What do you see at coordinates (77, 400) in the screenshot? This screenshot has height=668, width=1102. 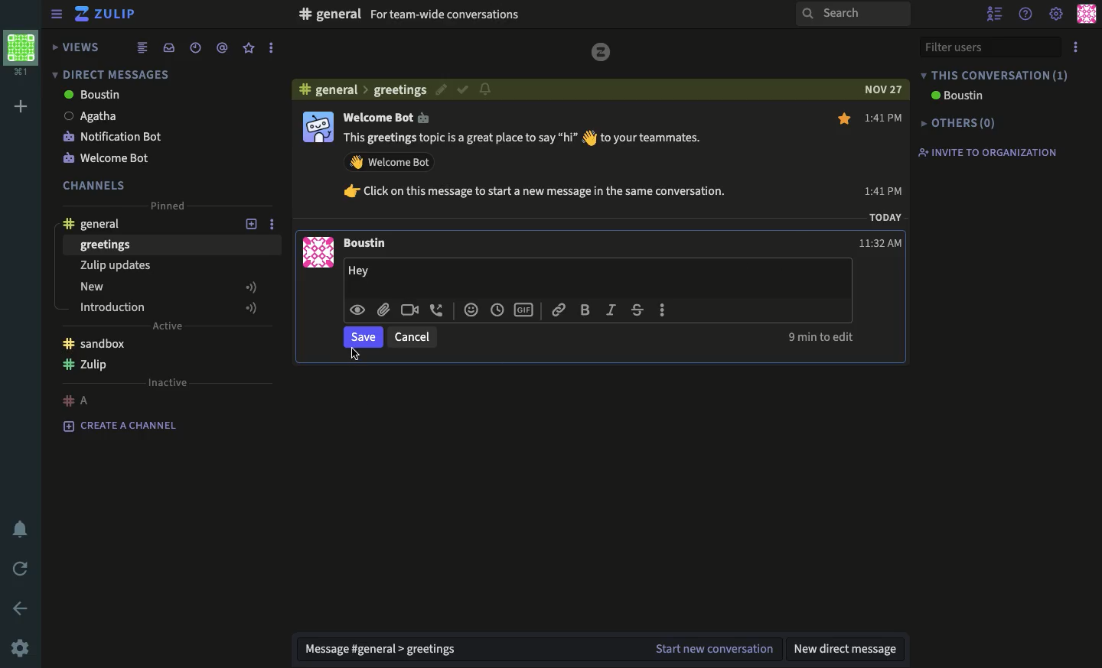 I see `#A` at bounding box center [77, 400].